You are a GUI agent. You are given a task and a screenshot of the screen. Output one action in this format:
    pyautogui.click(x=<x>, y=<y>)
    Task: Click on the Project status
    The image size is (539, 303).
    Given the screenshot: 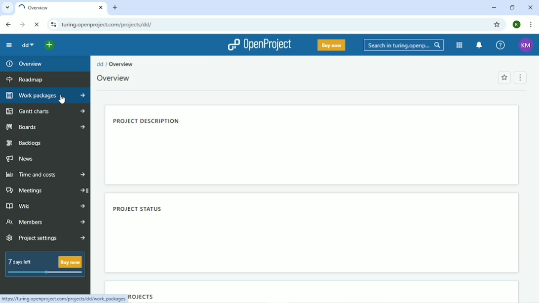 What is the action you would take?
    pyautogui.click(x=136, y=209)
    